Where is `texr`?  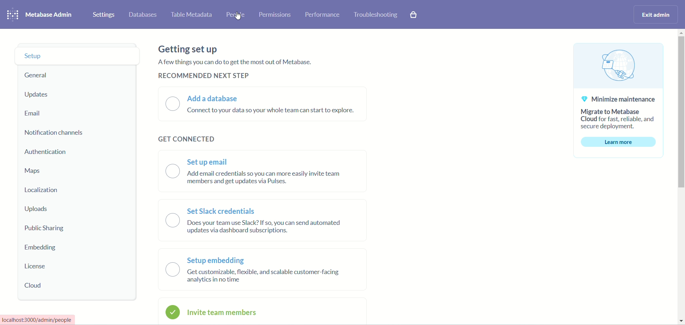
texr is located at coordinates (38, 320).